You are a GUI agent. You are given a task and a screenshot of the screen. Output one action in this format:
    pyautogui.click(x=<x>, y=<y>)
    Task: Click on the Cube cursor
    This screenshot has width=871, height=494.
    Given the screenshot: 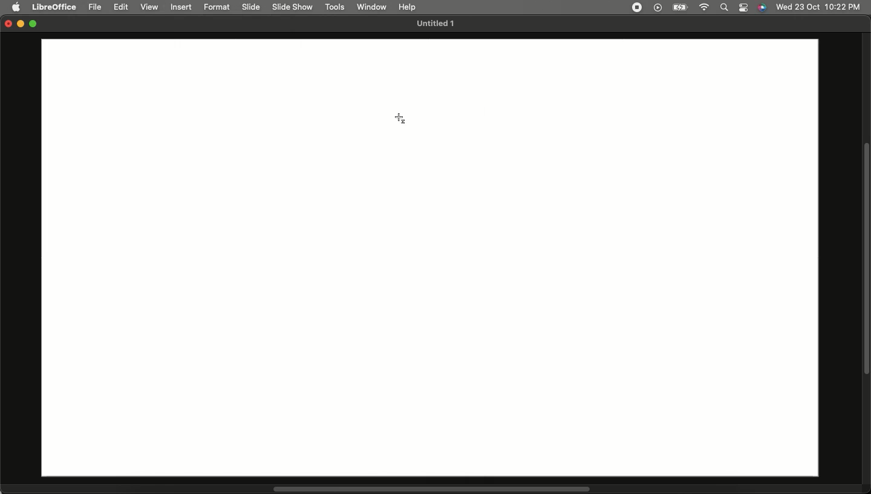 What is the action you would take?
    pyautogui.click(x=406, y=118)
    